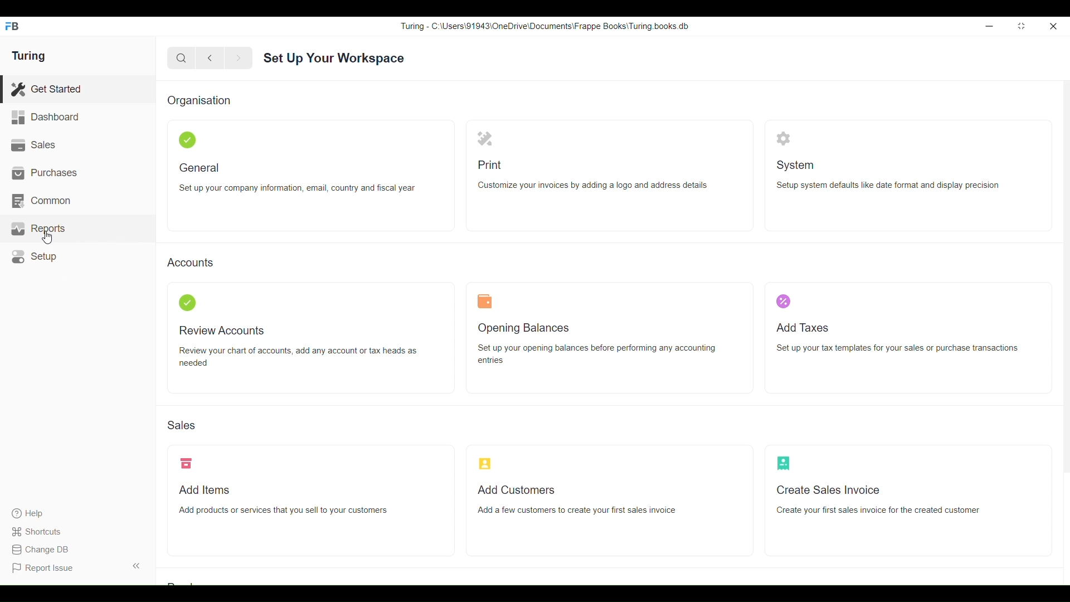  What do you see at coordinates (78, 173) in the screenshot?
I see `Purchases` at bounding box center [78, 173].